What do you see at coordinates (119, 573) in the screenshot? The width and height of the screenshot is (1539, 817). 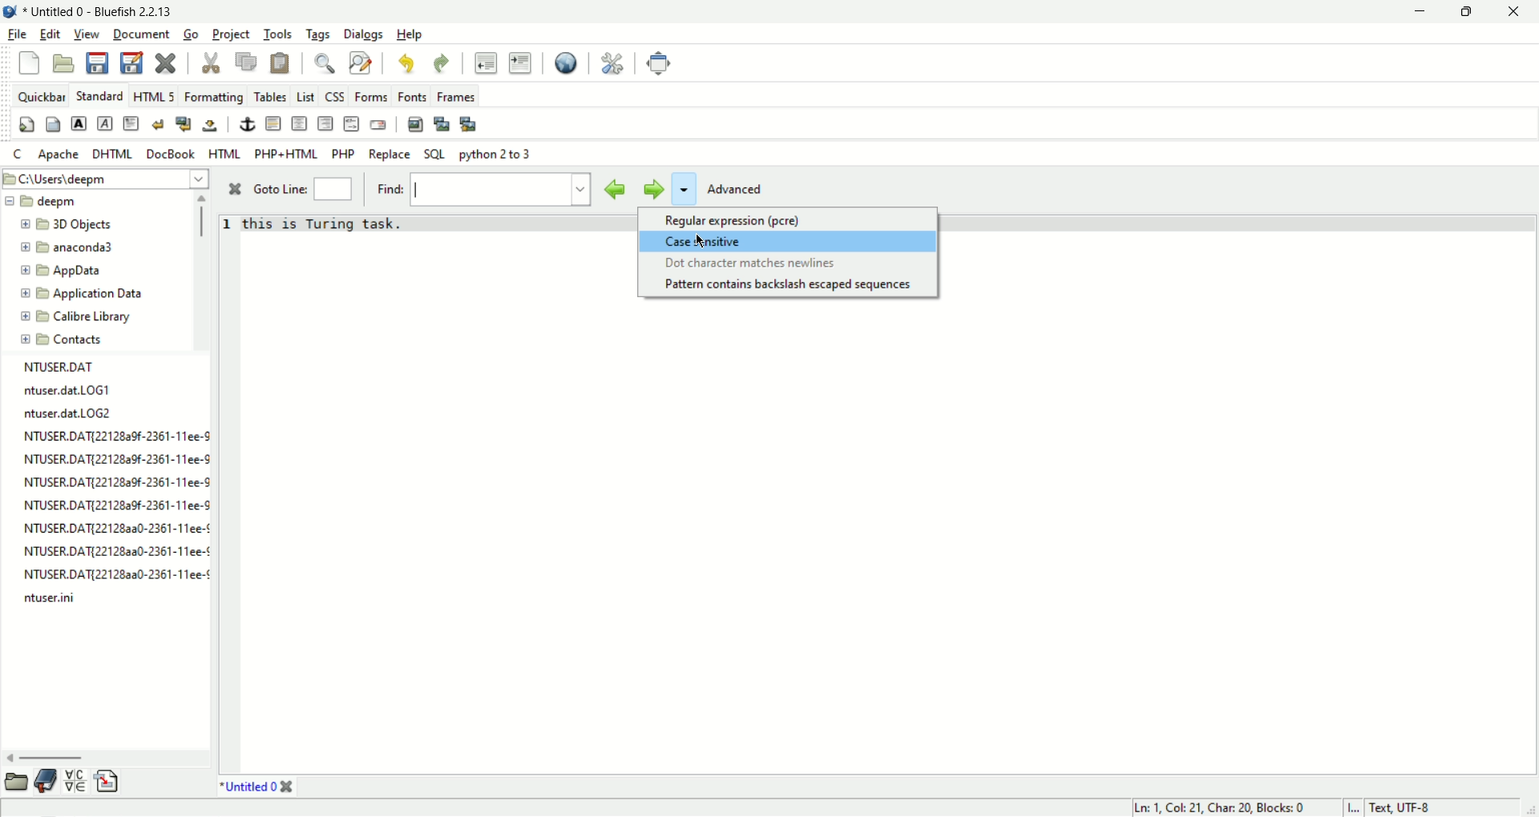 I see `NTUSER.DAT{22128aa0-2361-11ee-¢` at bounding box center [119, 573].